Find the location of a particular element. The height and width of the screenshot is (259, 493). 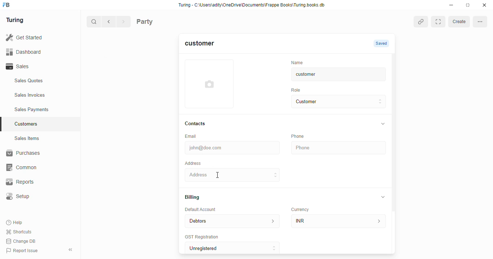

Dashboard is located at coordinates (34, 52).